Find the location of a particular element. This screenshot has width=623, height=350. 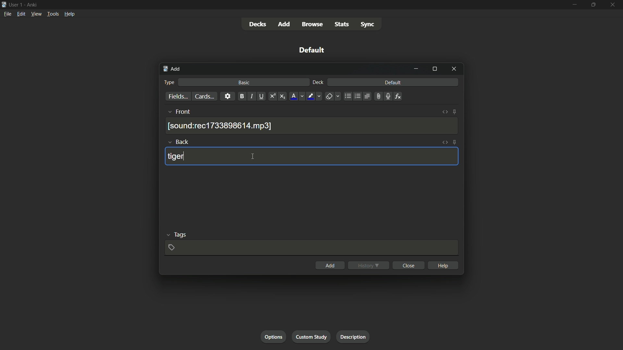

tools menu is located at coordinates (53, 14).